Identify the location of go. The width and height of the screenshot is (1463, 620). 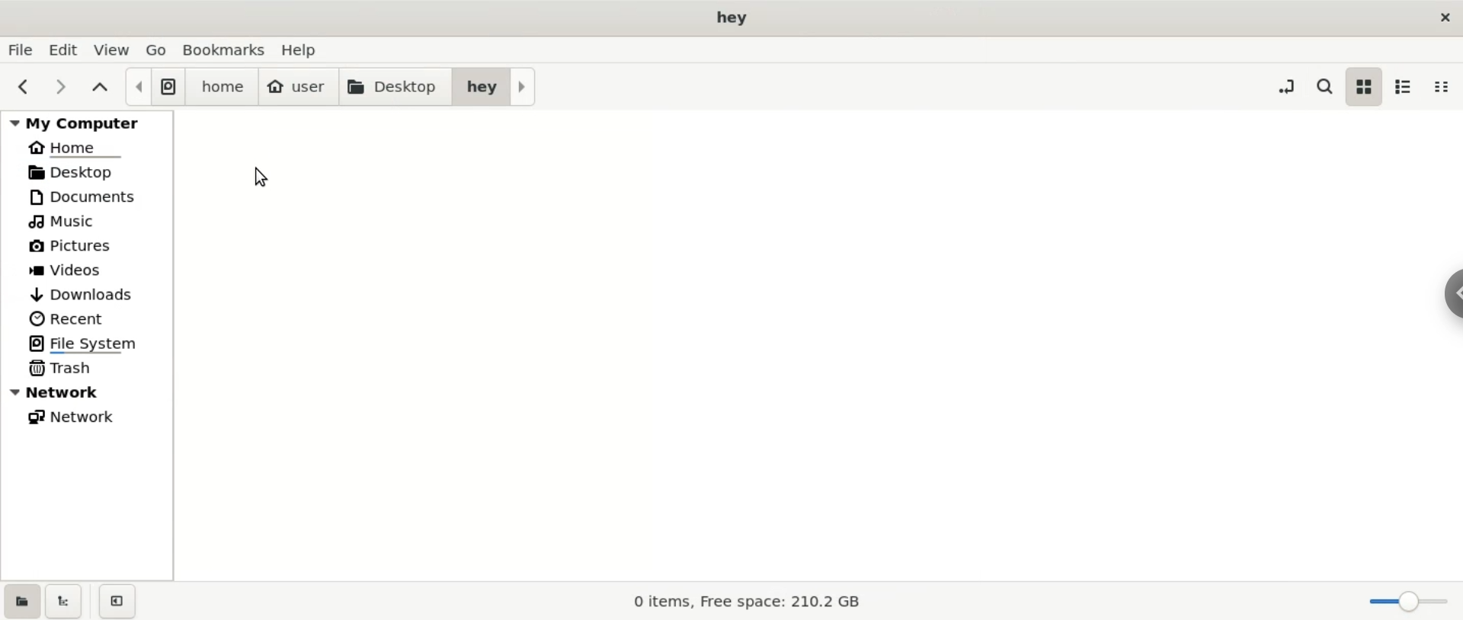
(158, 48).